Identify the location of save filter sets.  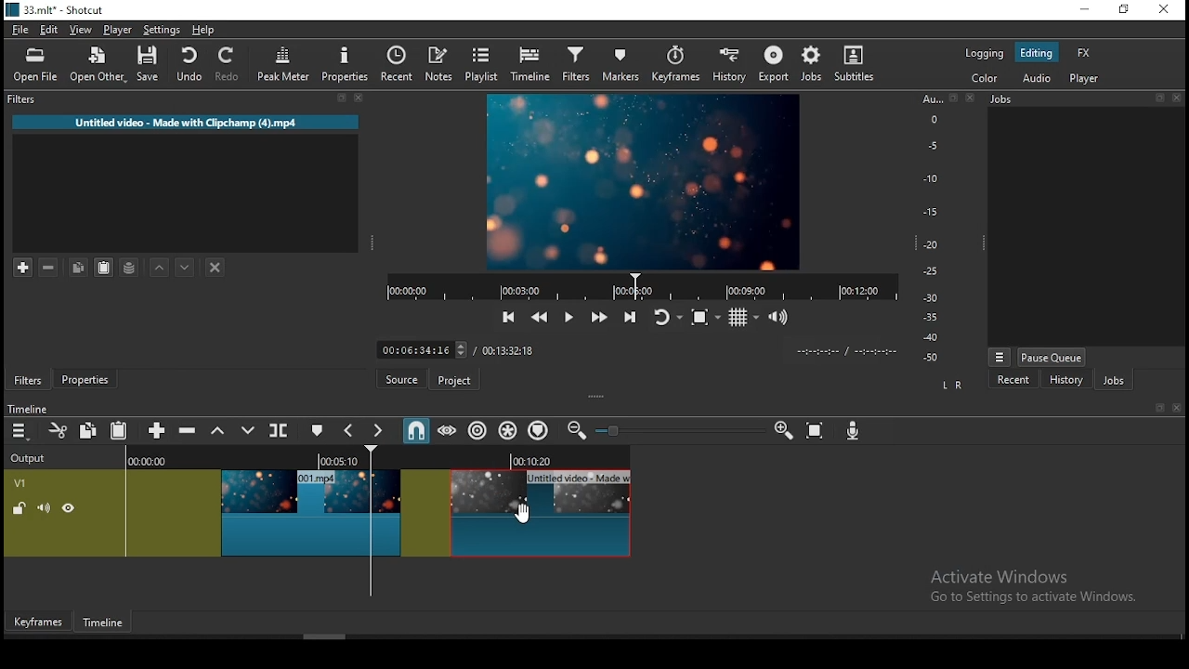
(133, 266).